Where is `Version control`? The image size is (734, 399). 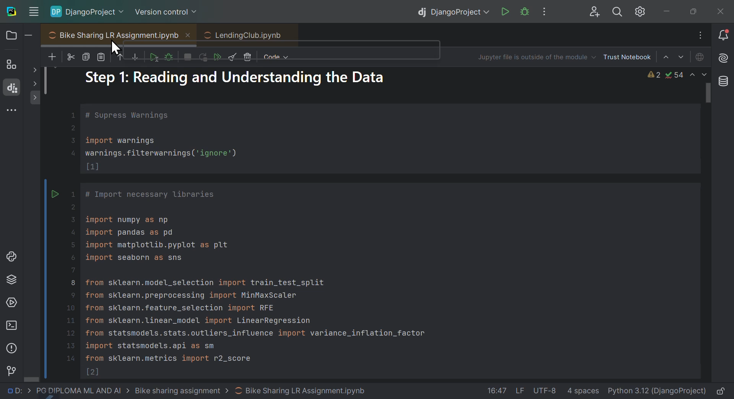 Version control is located at coordinates (11, 370).